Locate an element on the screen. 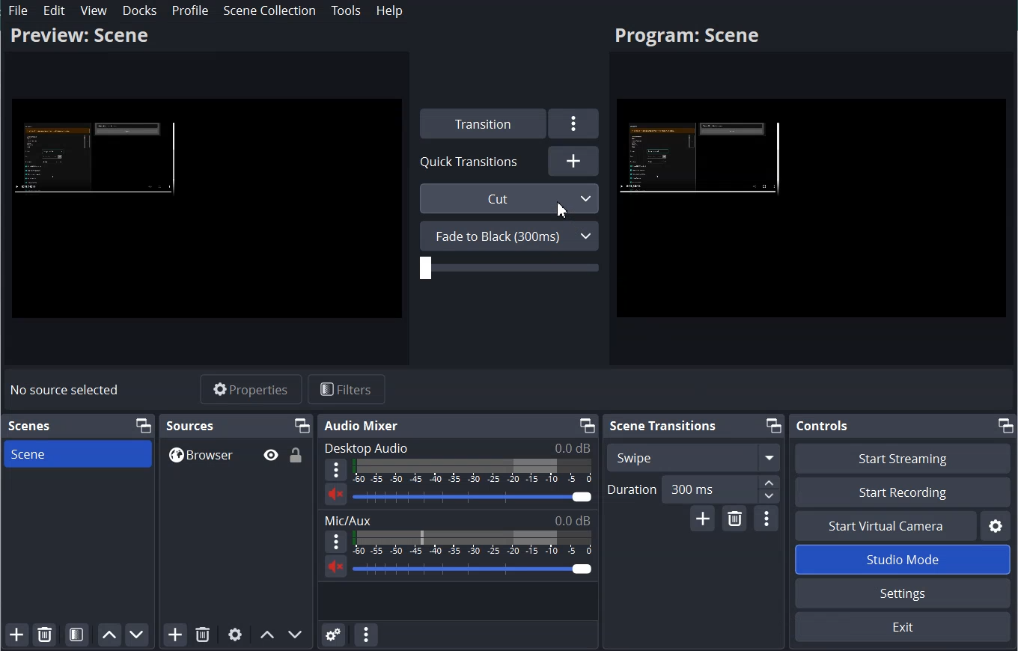 The height and width of the screenshot is (651, 1018). Add Configurable Transition is located at coordinates (703, 519).